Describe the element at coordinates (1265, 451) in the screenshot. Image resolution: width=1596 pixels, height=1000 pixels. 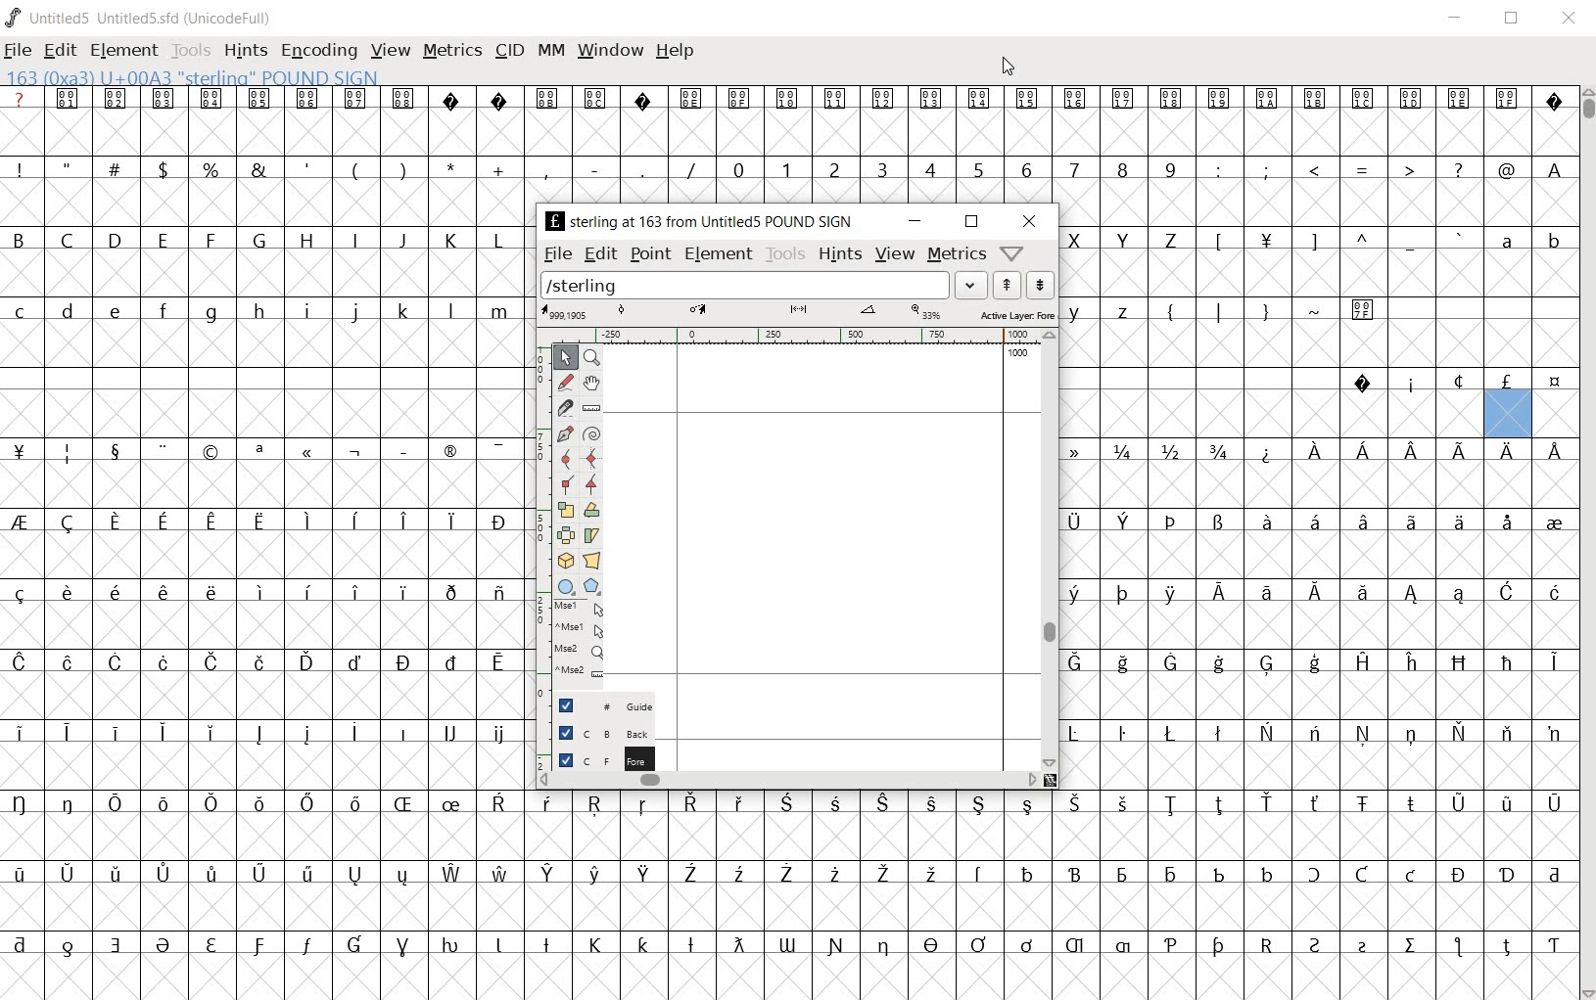
I see `Symbol` at that location.